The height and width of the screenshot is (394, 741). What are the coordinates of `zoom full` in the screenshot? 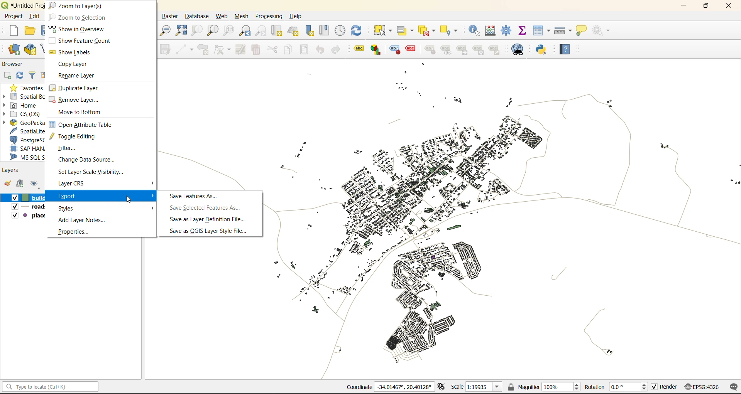 It's located at (181, 30).